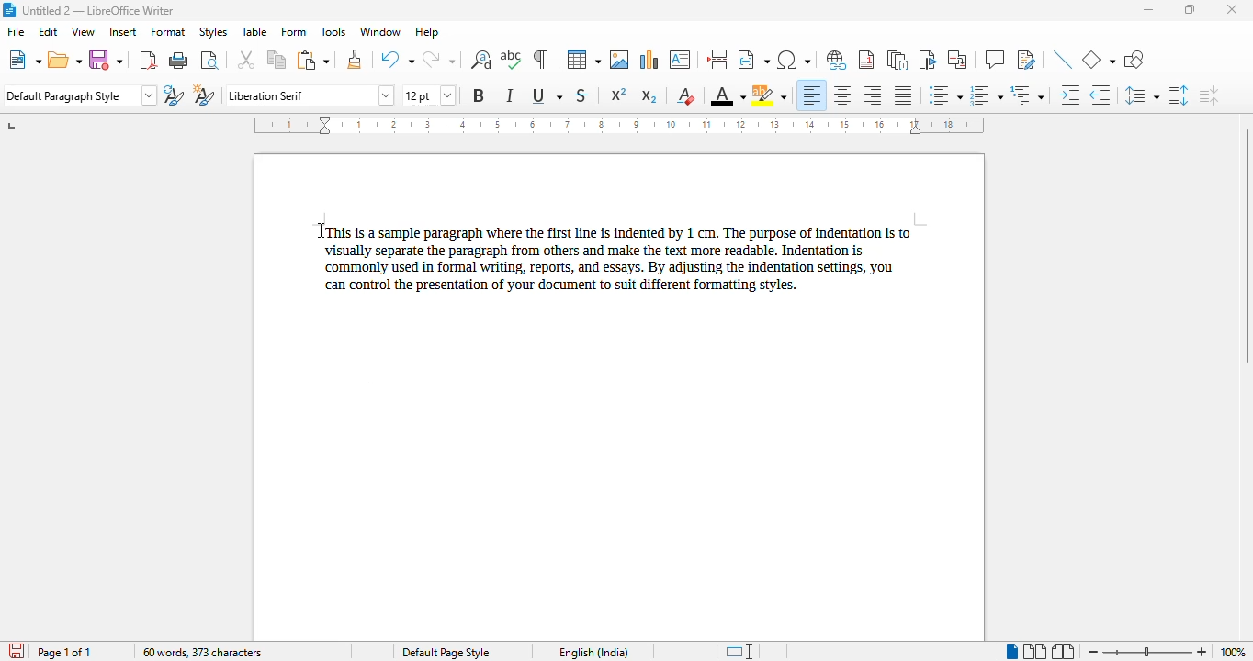 This screenshot has width=1253, height=661. I want to click on paste, so click(313, 61).